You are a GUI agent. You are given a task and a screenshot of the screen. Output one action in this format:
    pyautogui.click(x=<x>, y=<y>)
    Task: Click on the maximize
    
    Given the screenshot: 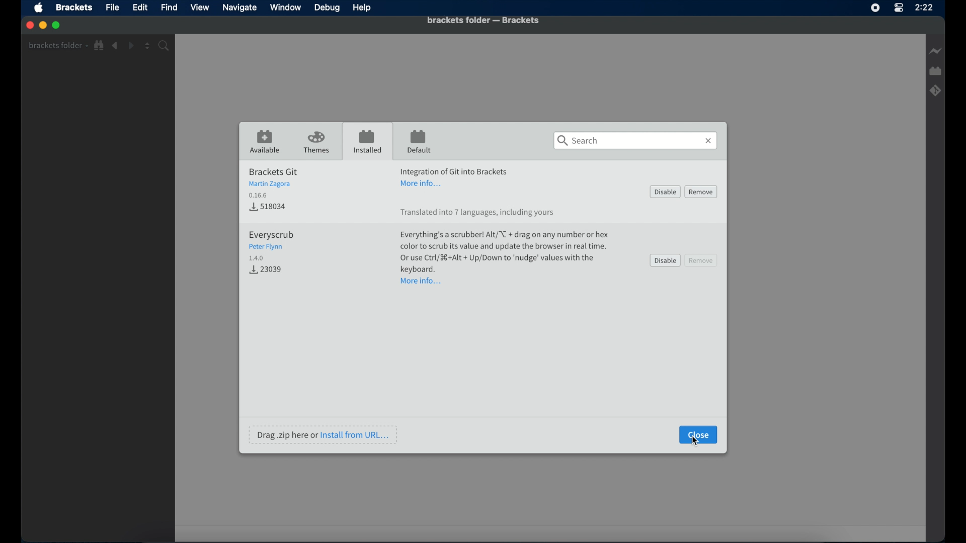 What is the action you would take?
    pyautogui.click(x=57, y=26)
    